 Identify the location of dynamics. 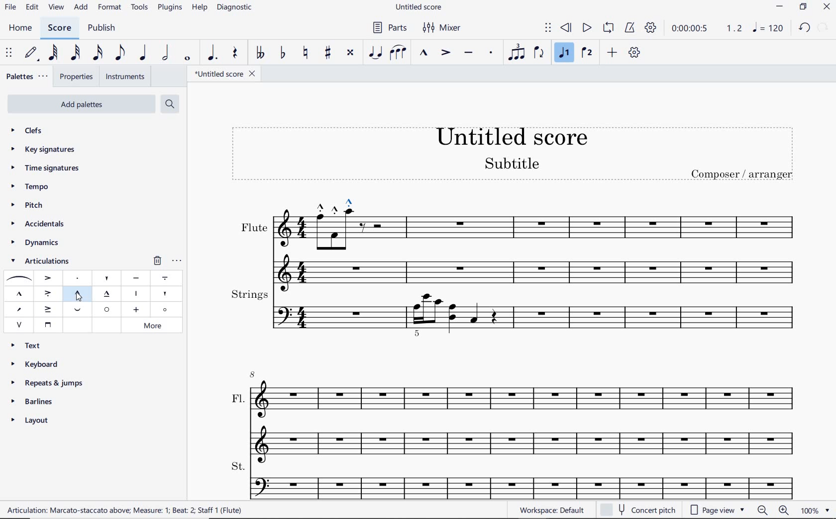
(35, 243).